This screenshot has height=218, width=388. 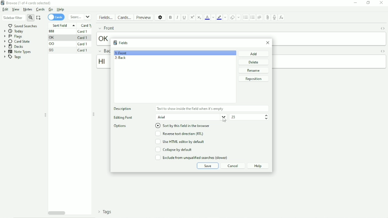 I want to click on Cards, so click(x=40, y=9).